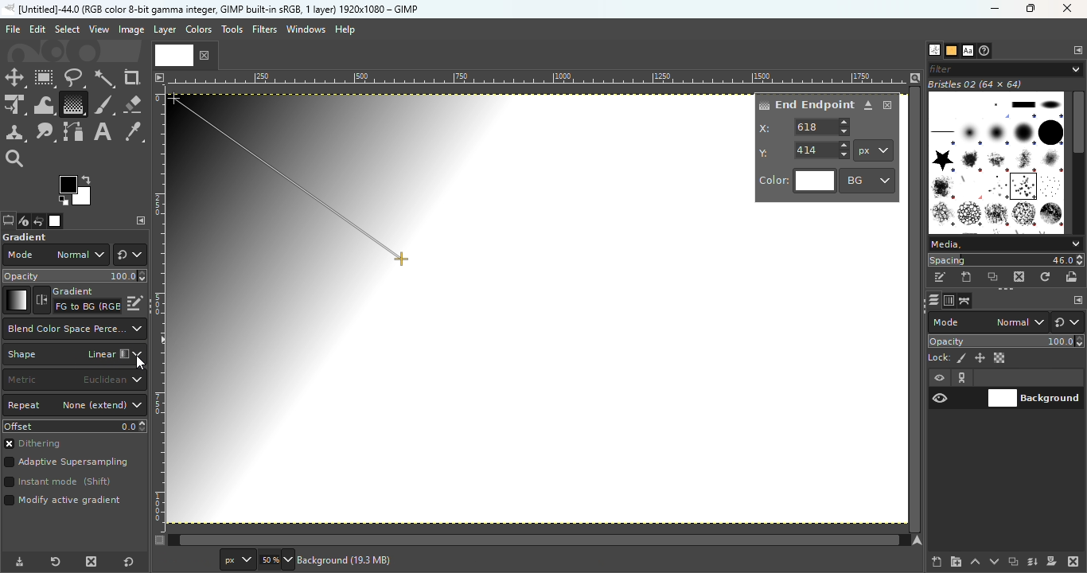  What do you see at coordinates (976, 562) in the screenshot?
I see `Raise this layer one step in the layer stack` at bounding box center [976, 562].